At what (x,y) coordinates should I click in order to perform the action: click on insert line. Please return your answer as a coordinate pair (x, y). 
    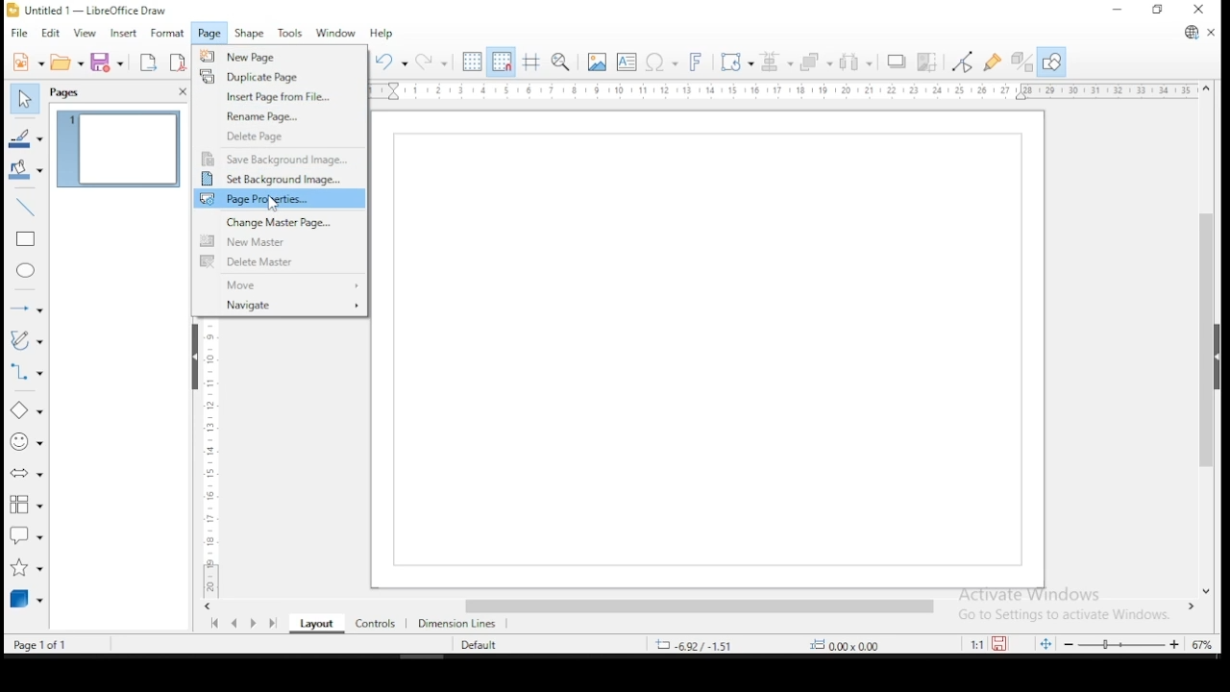
    Looking at the image, I should click on (27, 208).